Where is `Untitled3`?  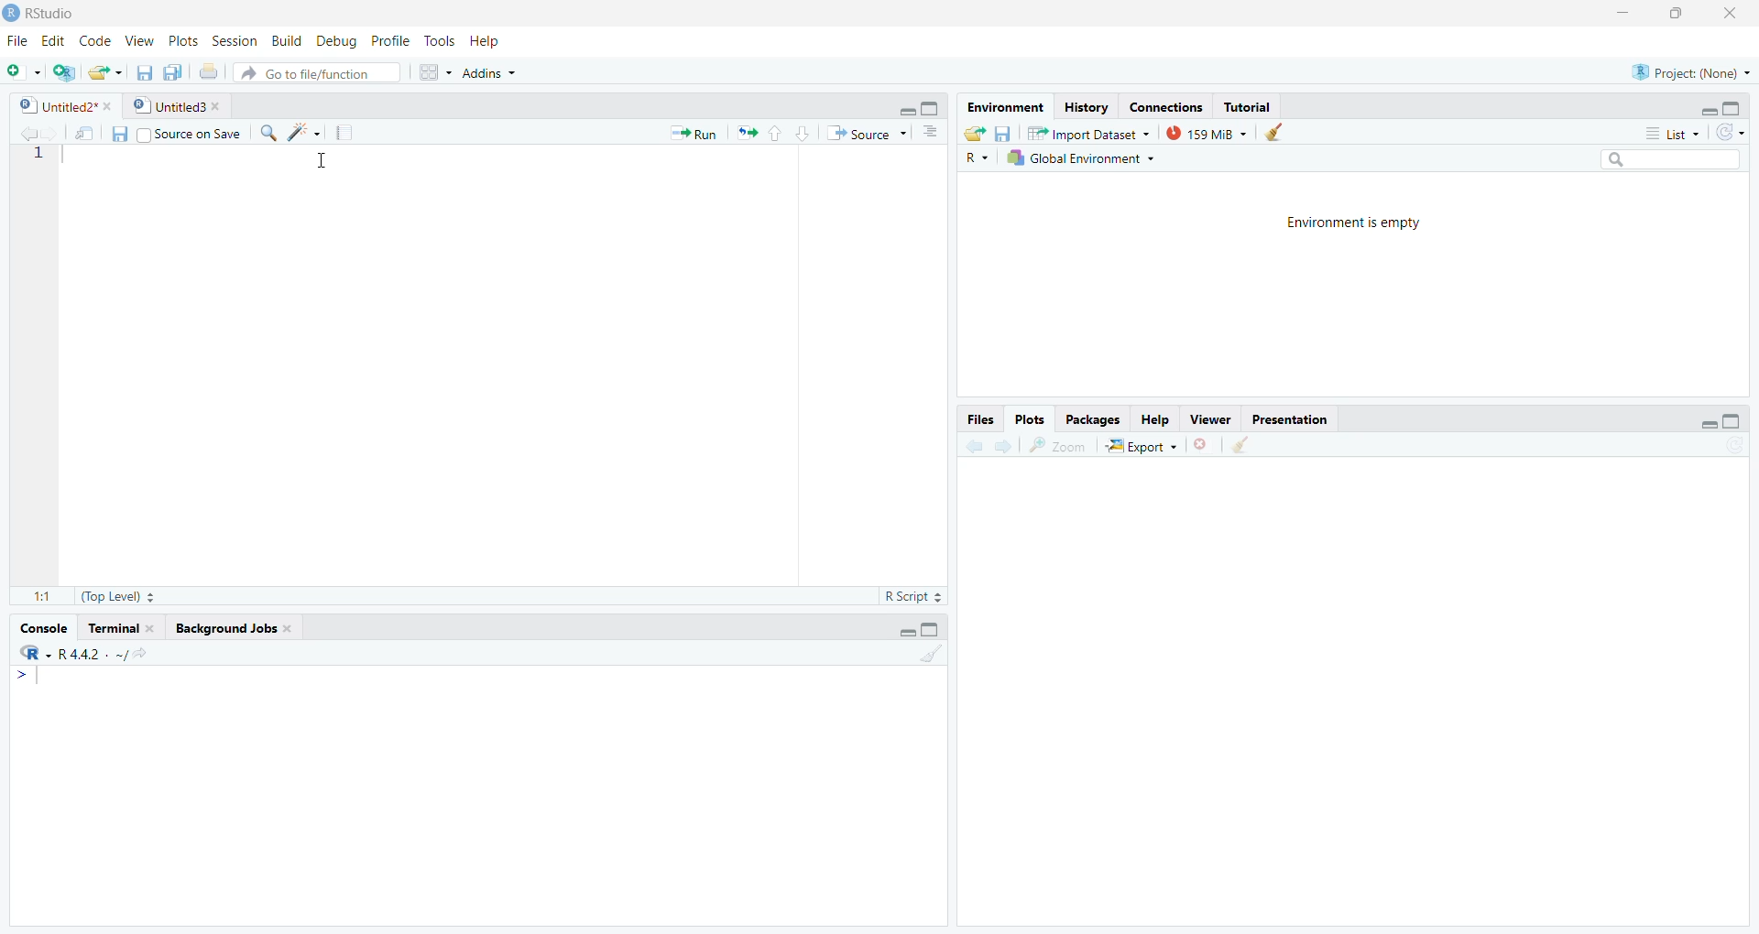
Untitled3 is located at coordinates (176, 104).